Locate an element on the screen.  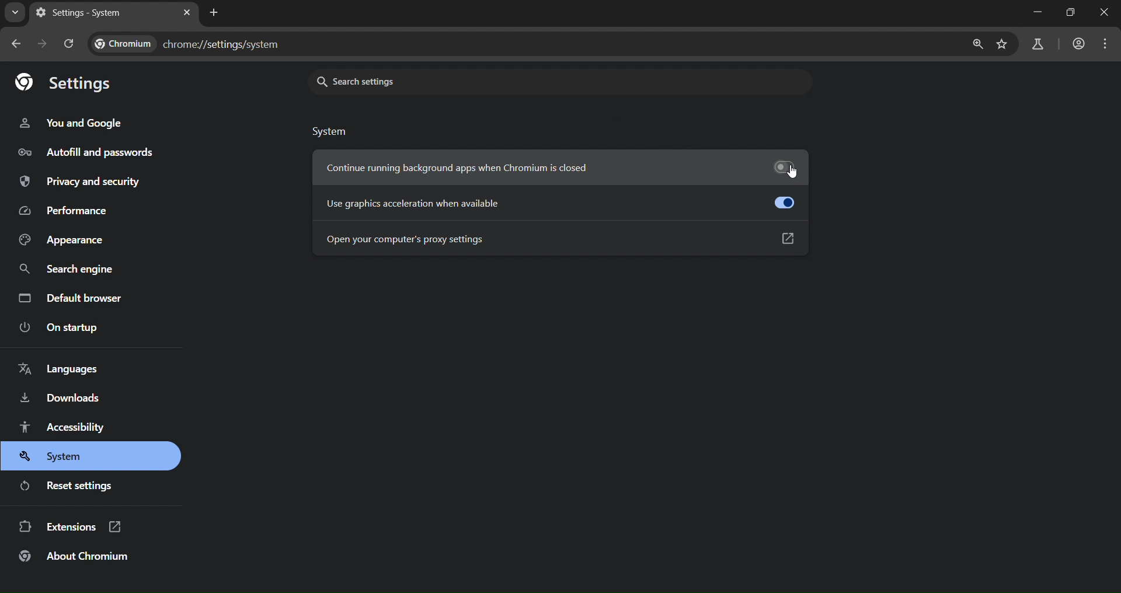
minimize is located at coordinates (1032, 13).